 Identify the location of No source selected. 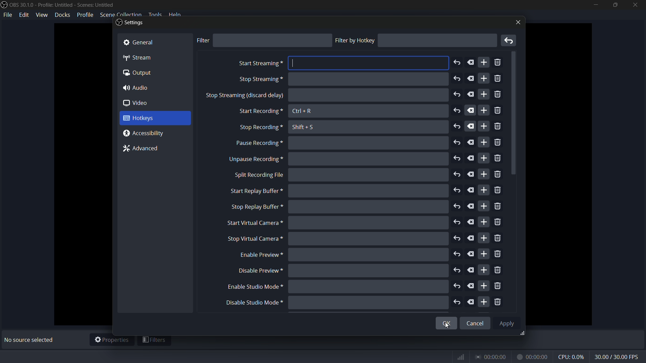
(31, 340).